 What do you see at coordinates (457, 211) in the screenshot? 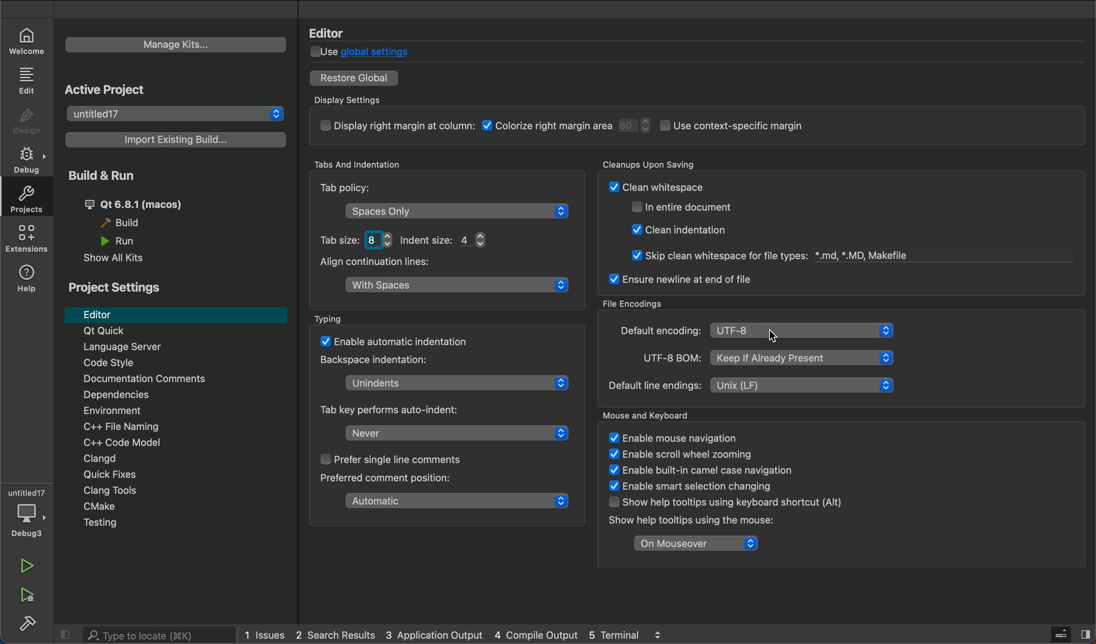
I see `space only` at bounding box center [457, 211].